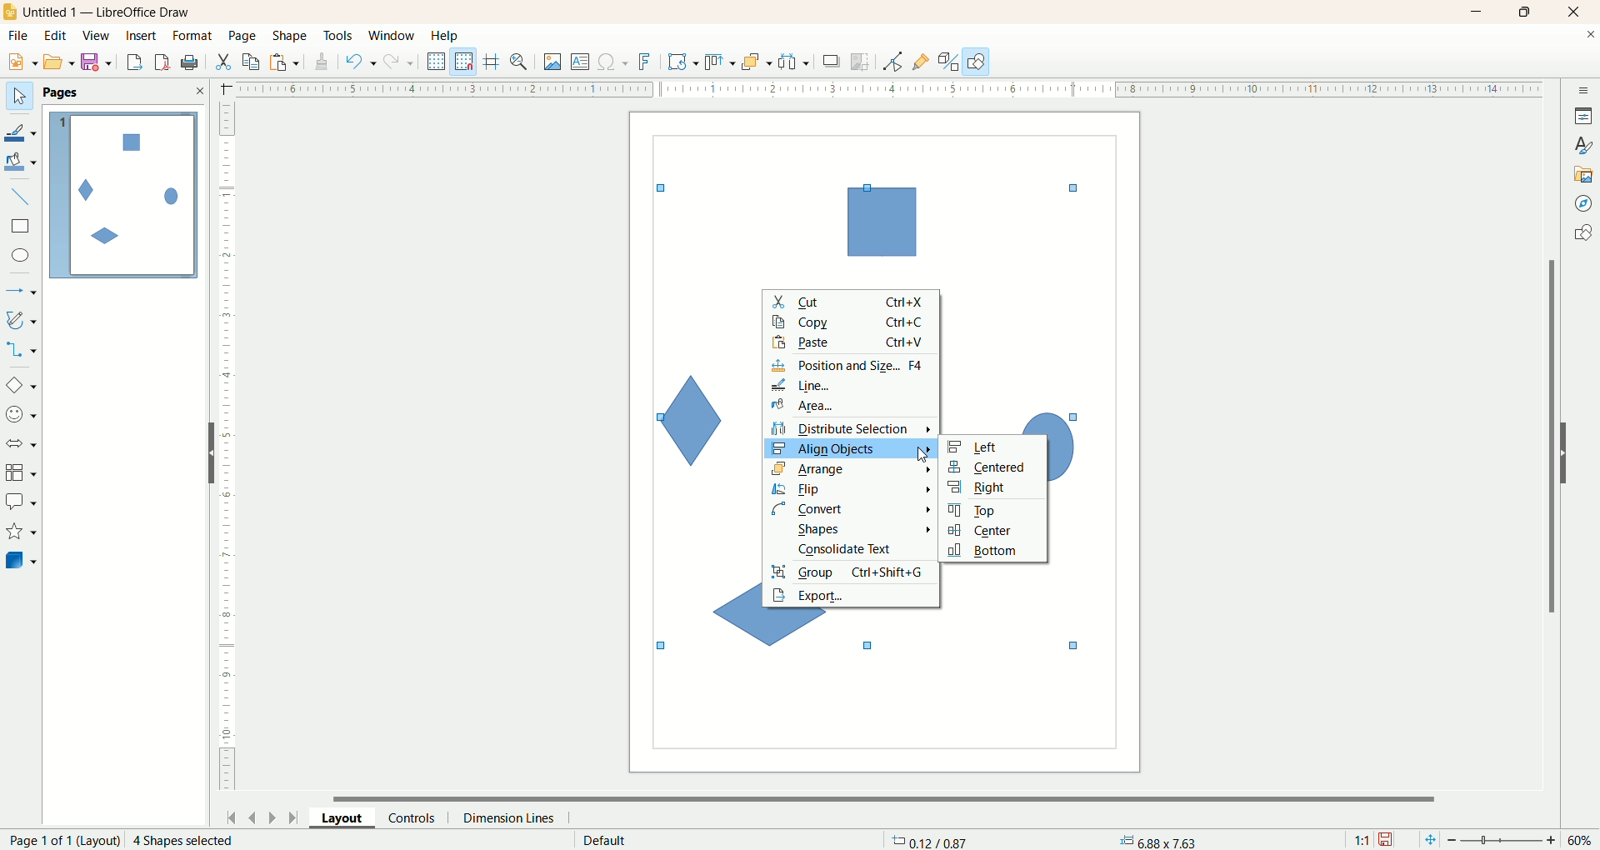 The image size is (1600, 850). Describe the element at coordinates (361, 62) in the screenshot. I see `undo` at that location.